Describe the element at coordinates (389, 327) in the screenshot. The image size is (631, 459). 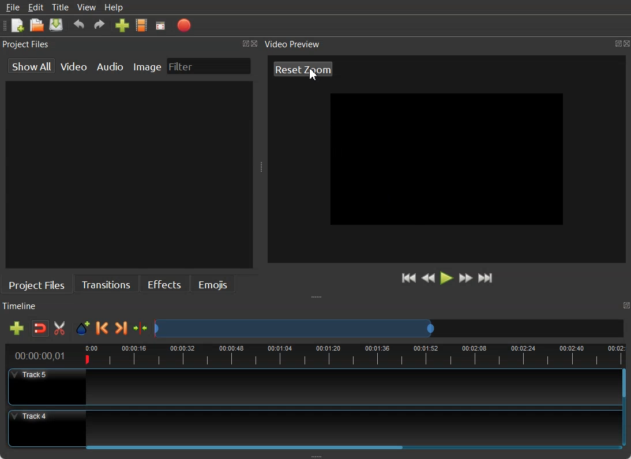
I see `Slider` at that location.